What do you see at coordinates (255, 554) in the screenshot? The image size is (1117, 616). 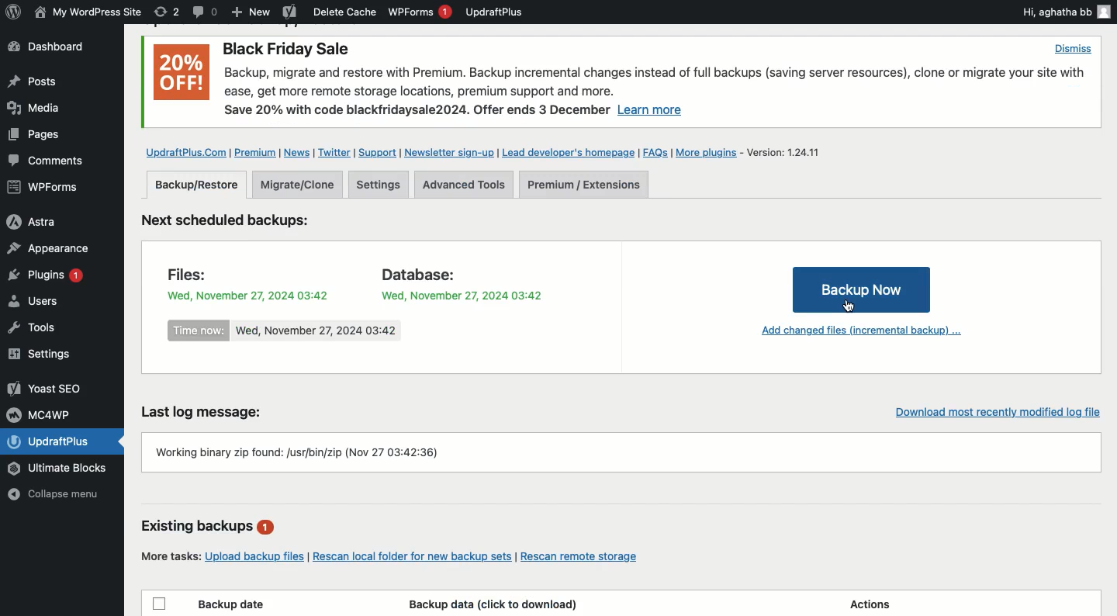 I see `Upload backup files` at bounding box center [255, 554].